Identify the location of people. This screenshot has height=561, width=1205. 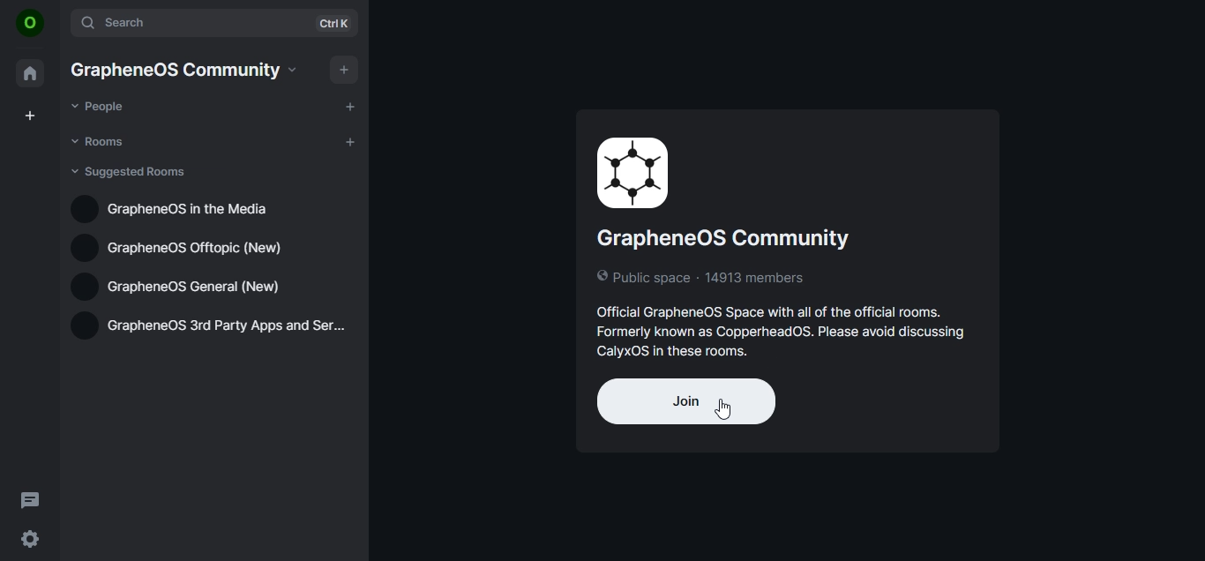
(101, 107).